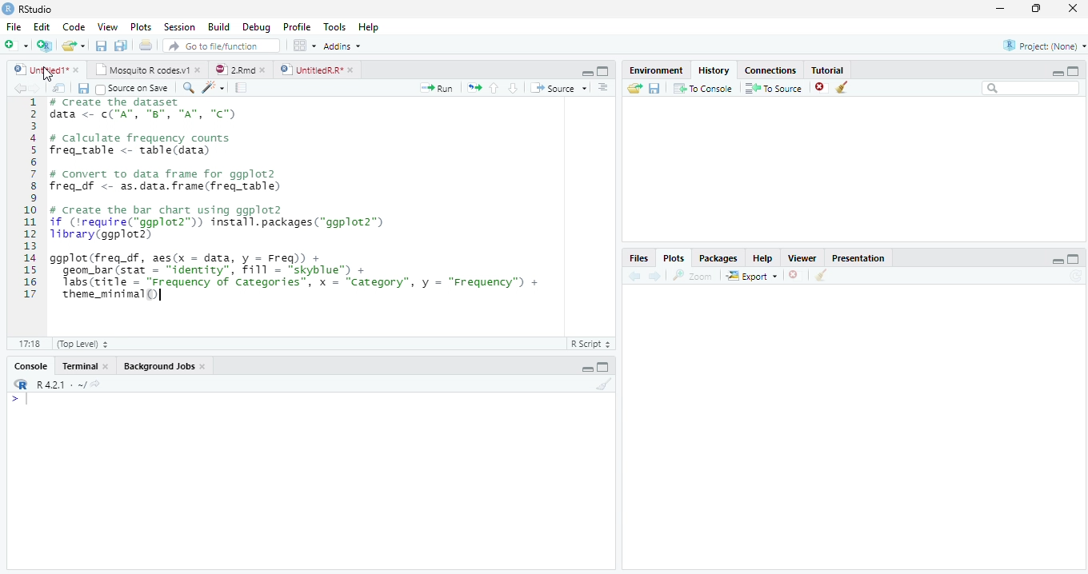 The width and height of the screenshot is (1088, 574). What do you see at coordinates (636, 276) in the screenshot?
I see `Back` at bounding box center [636, 276].